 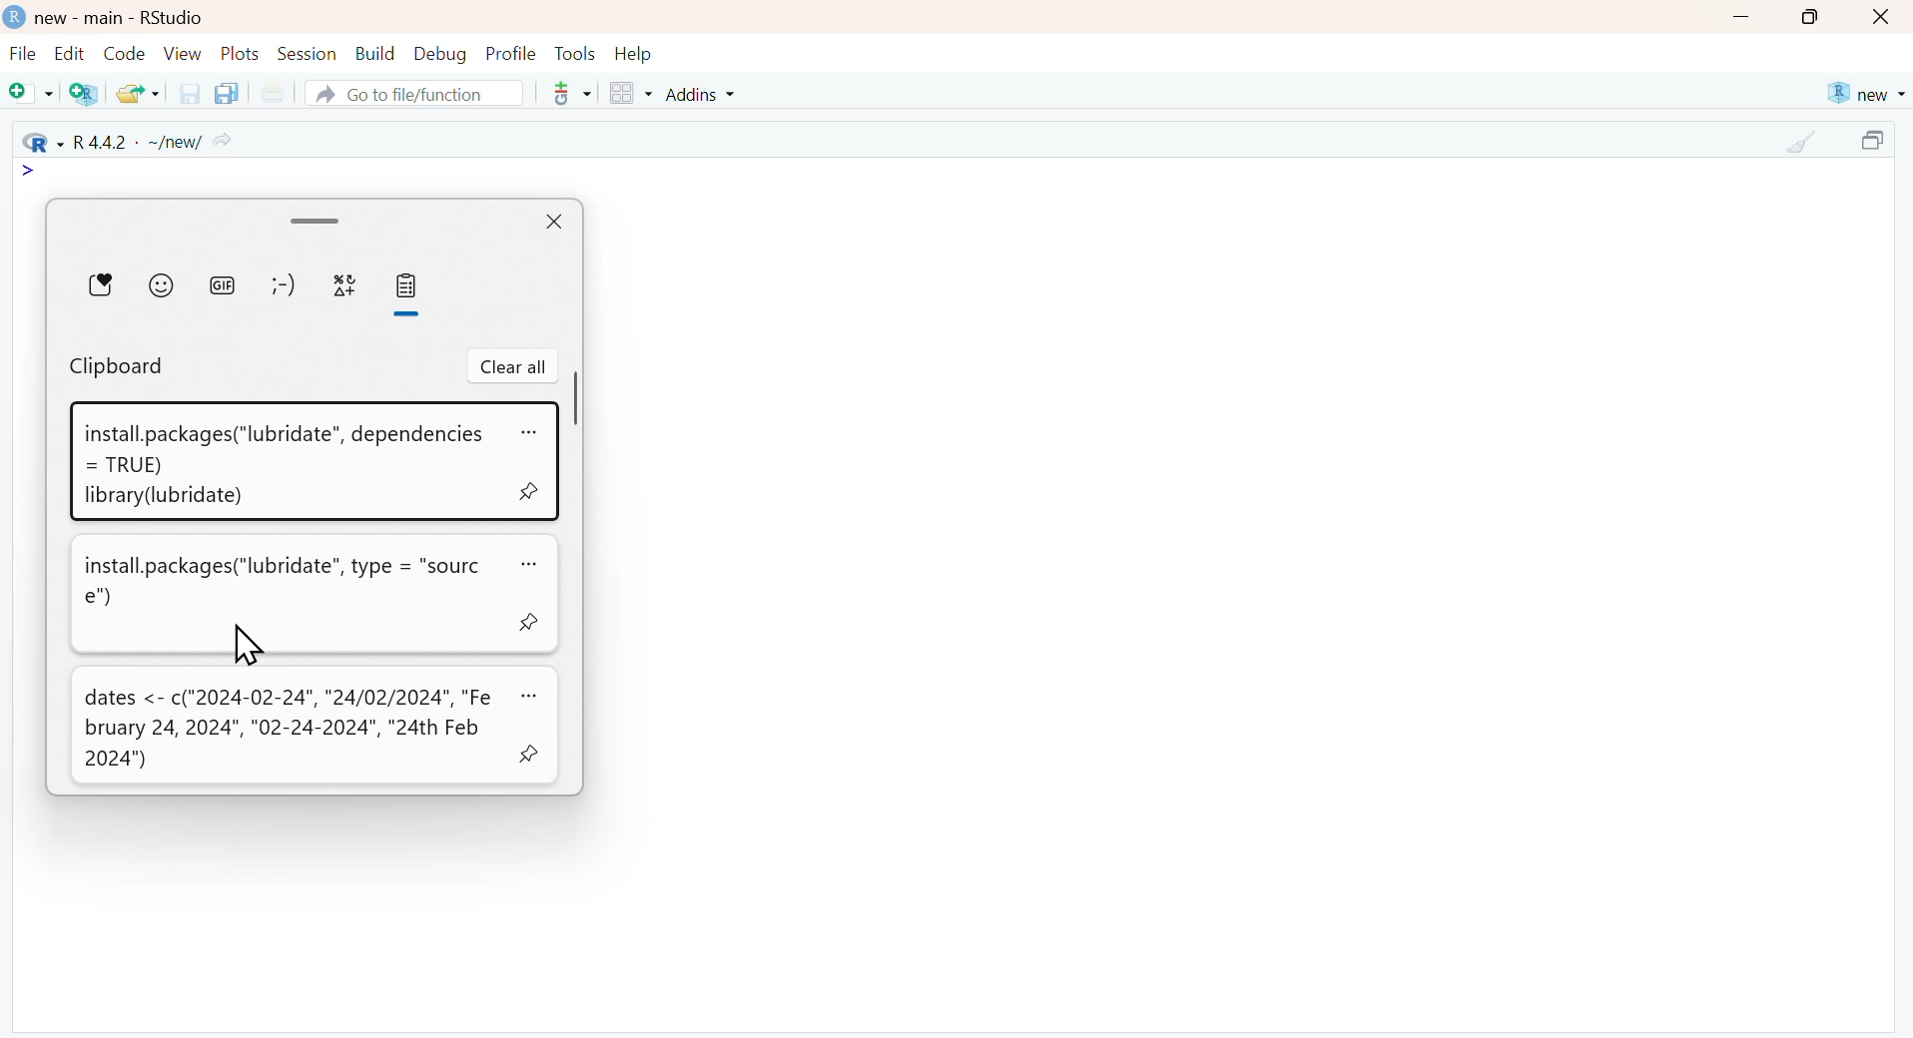 I want to click on Build, so click(x=374, y=54).